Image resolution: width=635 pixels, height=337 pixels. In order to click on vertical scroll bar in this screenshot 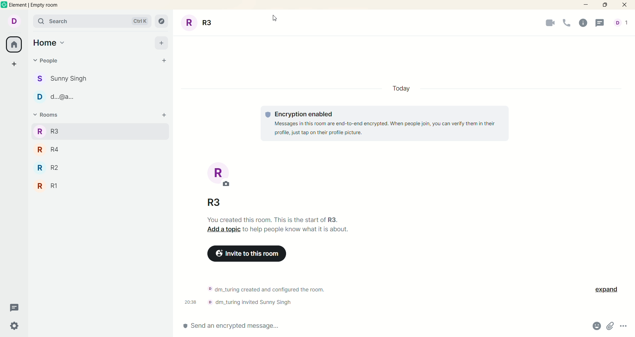, I will do `click(631, 174)`.